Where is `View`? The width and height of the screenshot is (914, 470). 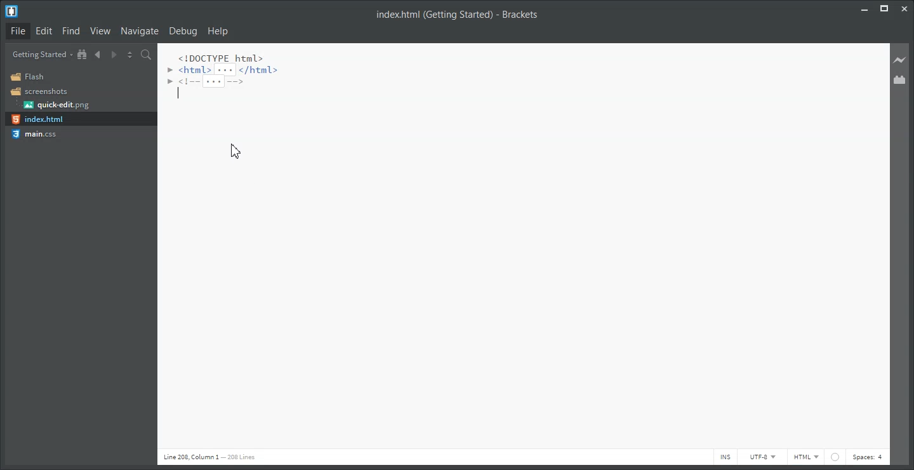
View is located at coordinates (100, 30).